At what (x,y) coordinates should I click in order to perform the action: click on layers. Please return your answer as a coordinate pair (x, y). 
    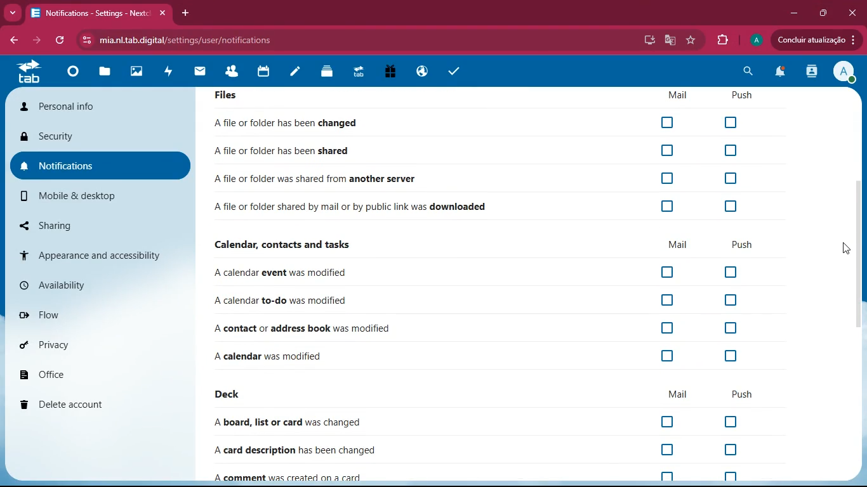
    Looking at the image, I should click on (329, 72).